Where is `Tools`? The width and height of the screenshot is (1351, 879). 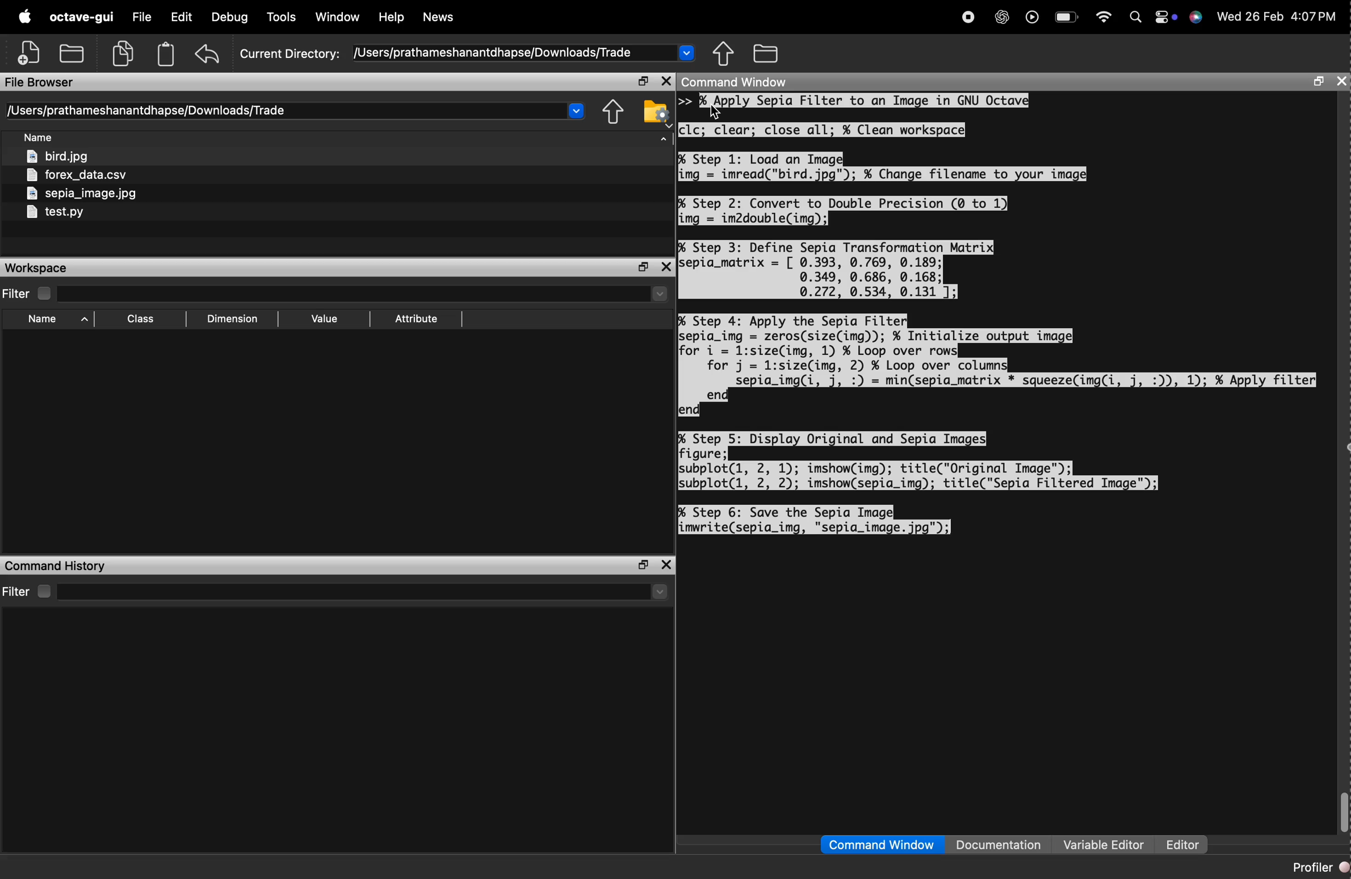 Tools is located at coordinates (282, 18).